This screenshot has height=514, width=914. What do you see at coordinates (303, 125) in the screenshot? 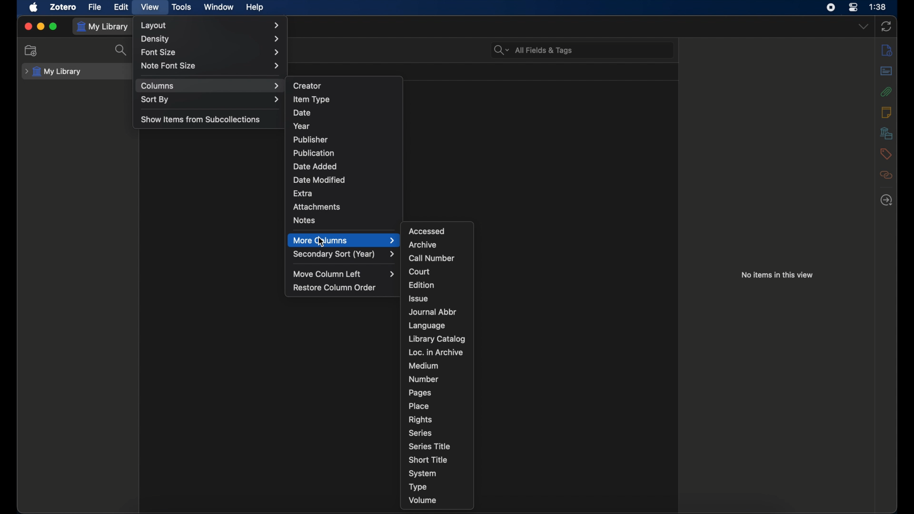
I see `year` at bounding box center [303, 125].